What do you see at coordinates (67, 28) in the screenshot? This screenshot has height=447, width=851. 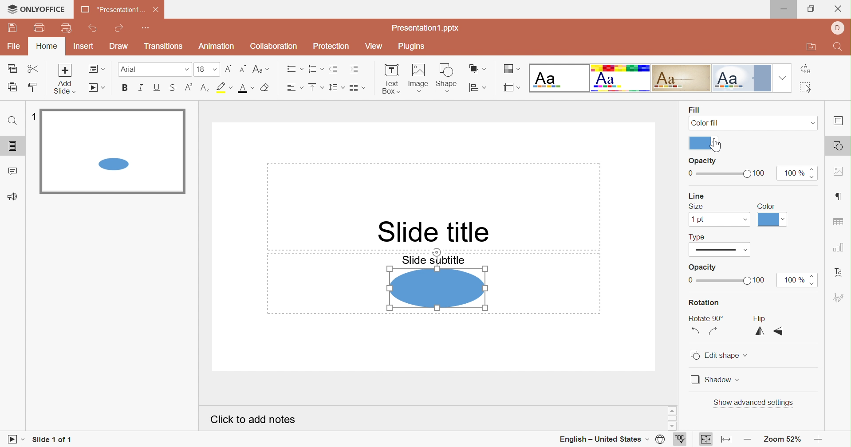 I see `Quick print` at bounding box center [67, 28].